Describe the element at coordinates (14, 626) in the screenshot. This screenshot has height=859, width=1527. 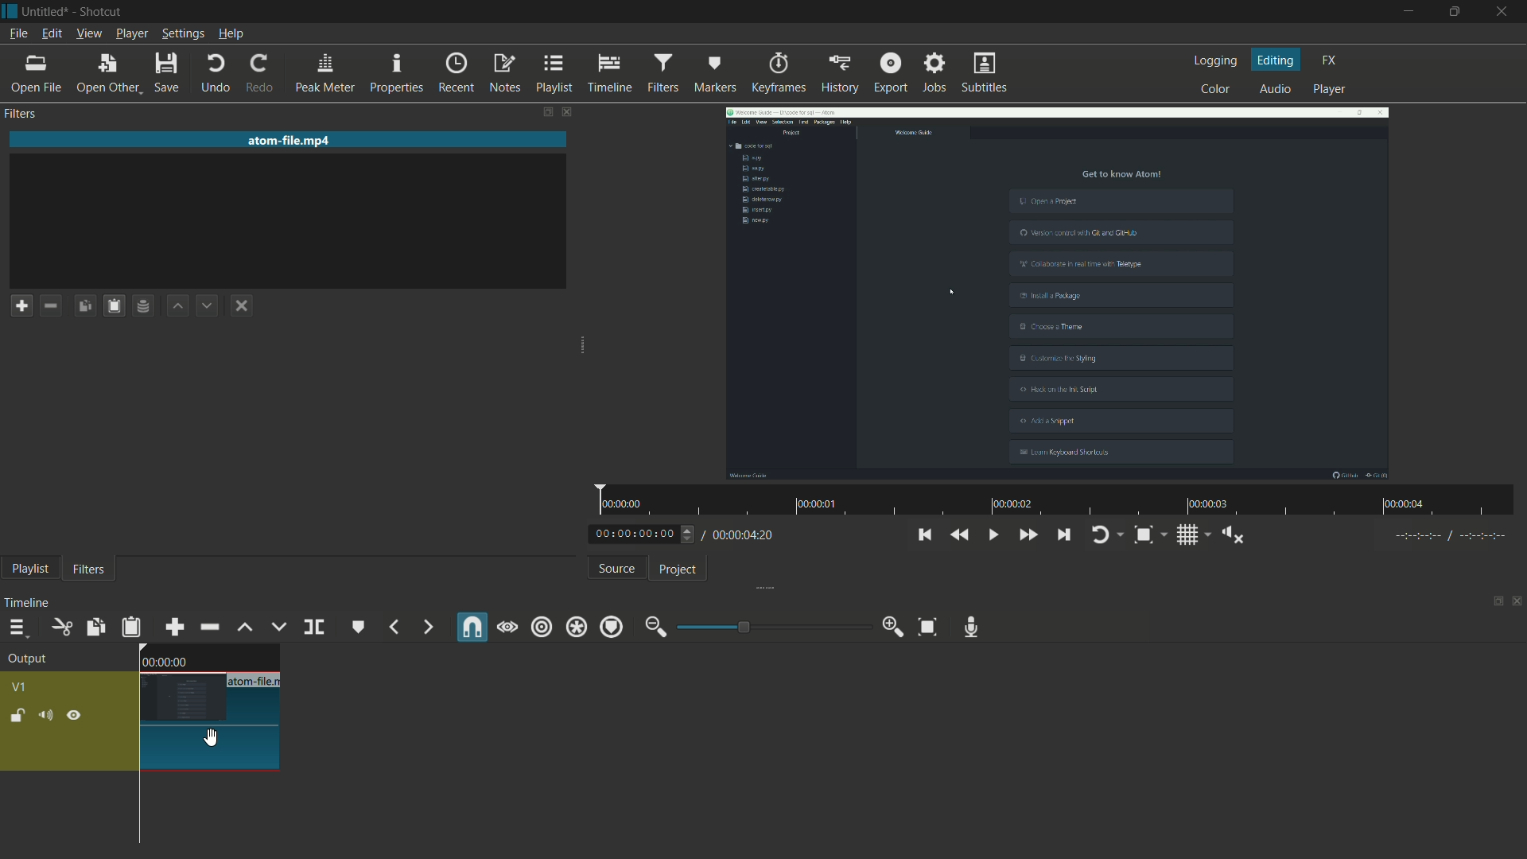
I see `timeline menu` at that location.